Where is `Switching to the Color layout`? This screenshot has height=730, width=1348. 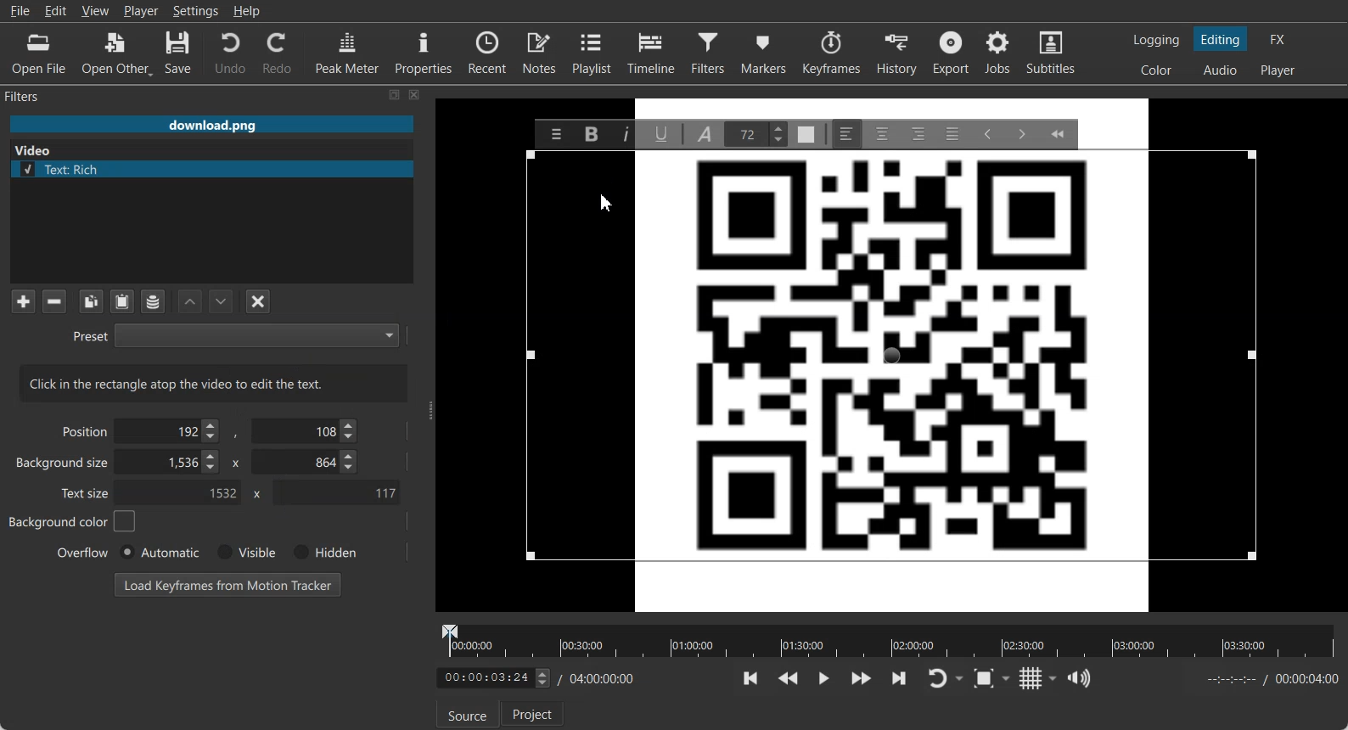
Switching to the Color layout is located at coordinates (1156, 70).